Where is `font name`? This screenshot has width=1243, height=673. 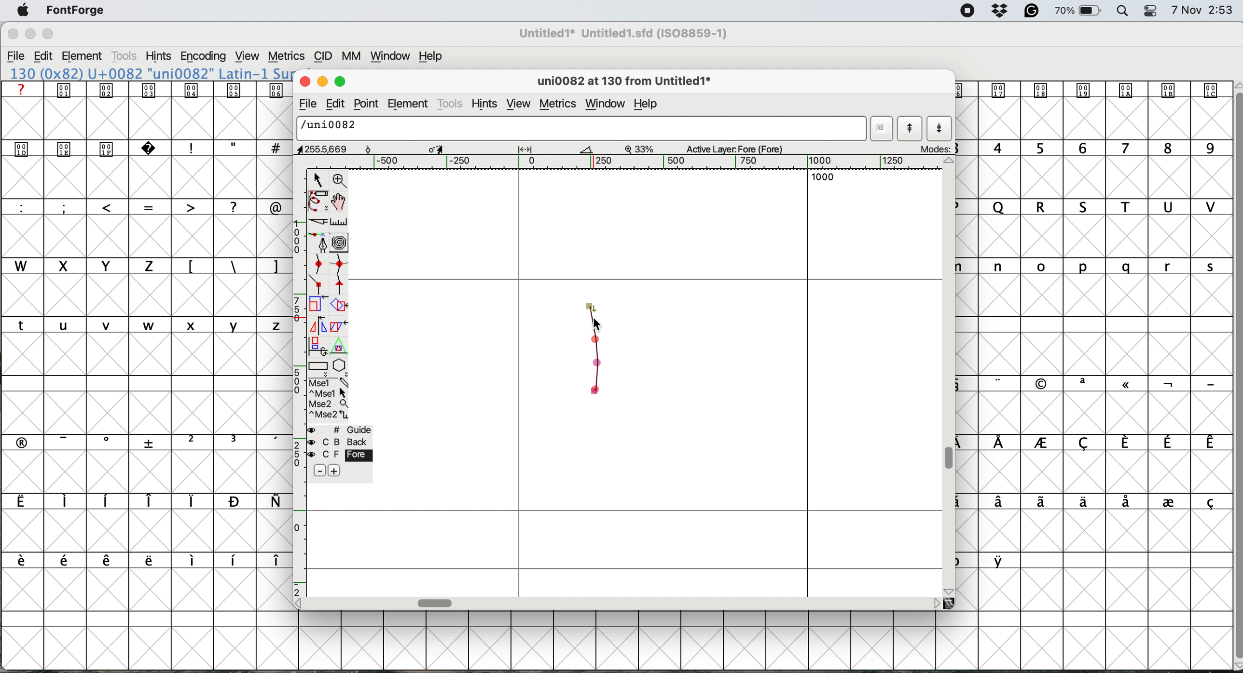 font name is located at coordinates (627, 33).